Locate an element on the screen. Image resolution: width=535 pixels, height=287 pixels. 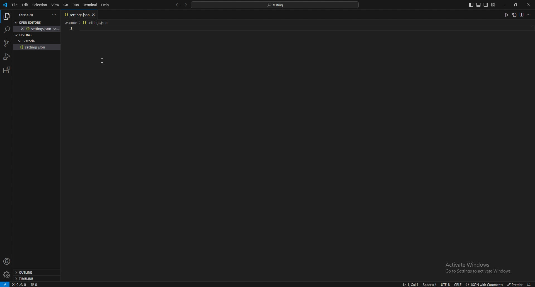
open editors is located at coordinates (30, 22).